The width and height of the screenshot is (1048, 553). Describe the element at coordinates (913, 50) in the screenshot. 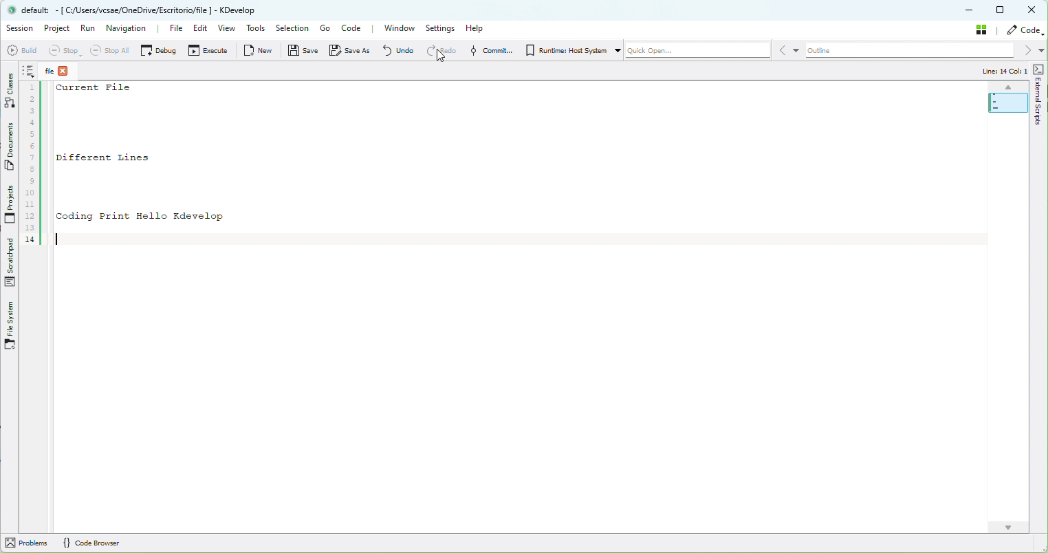

I see `Outline` at that location.